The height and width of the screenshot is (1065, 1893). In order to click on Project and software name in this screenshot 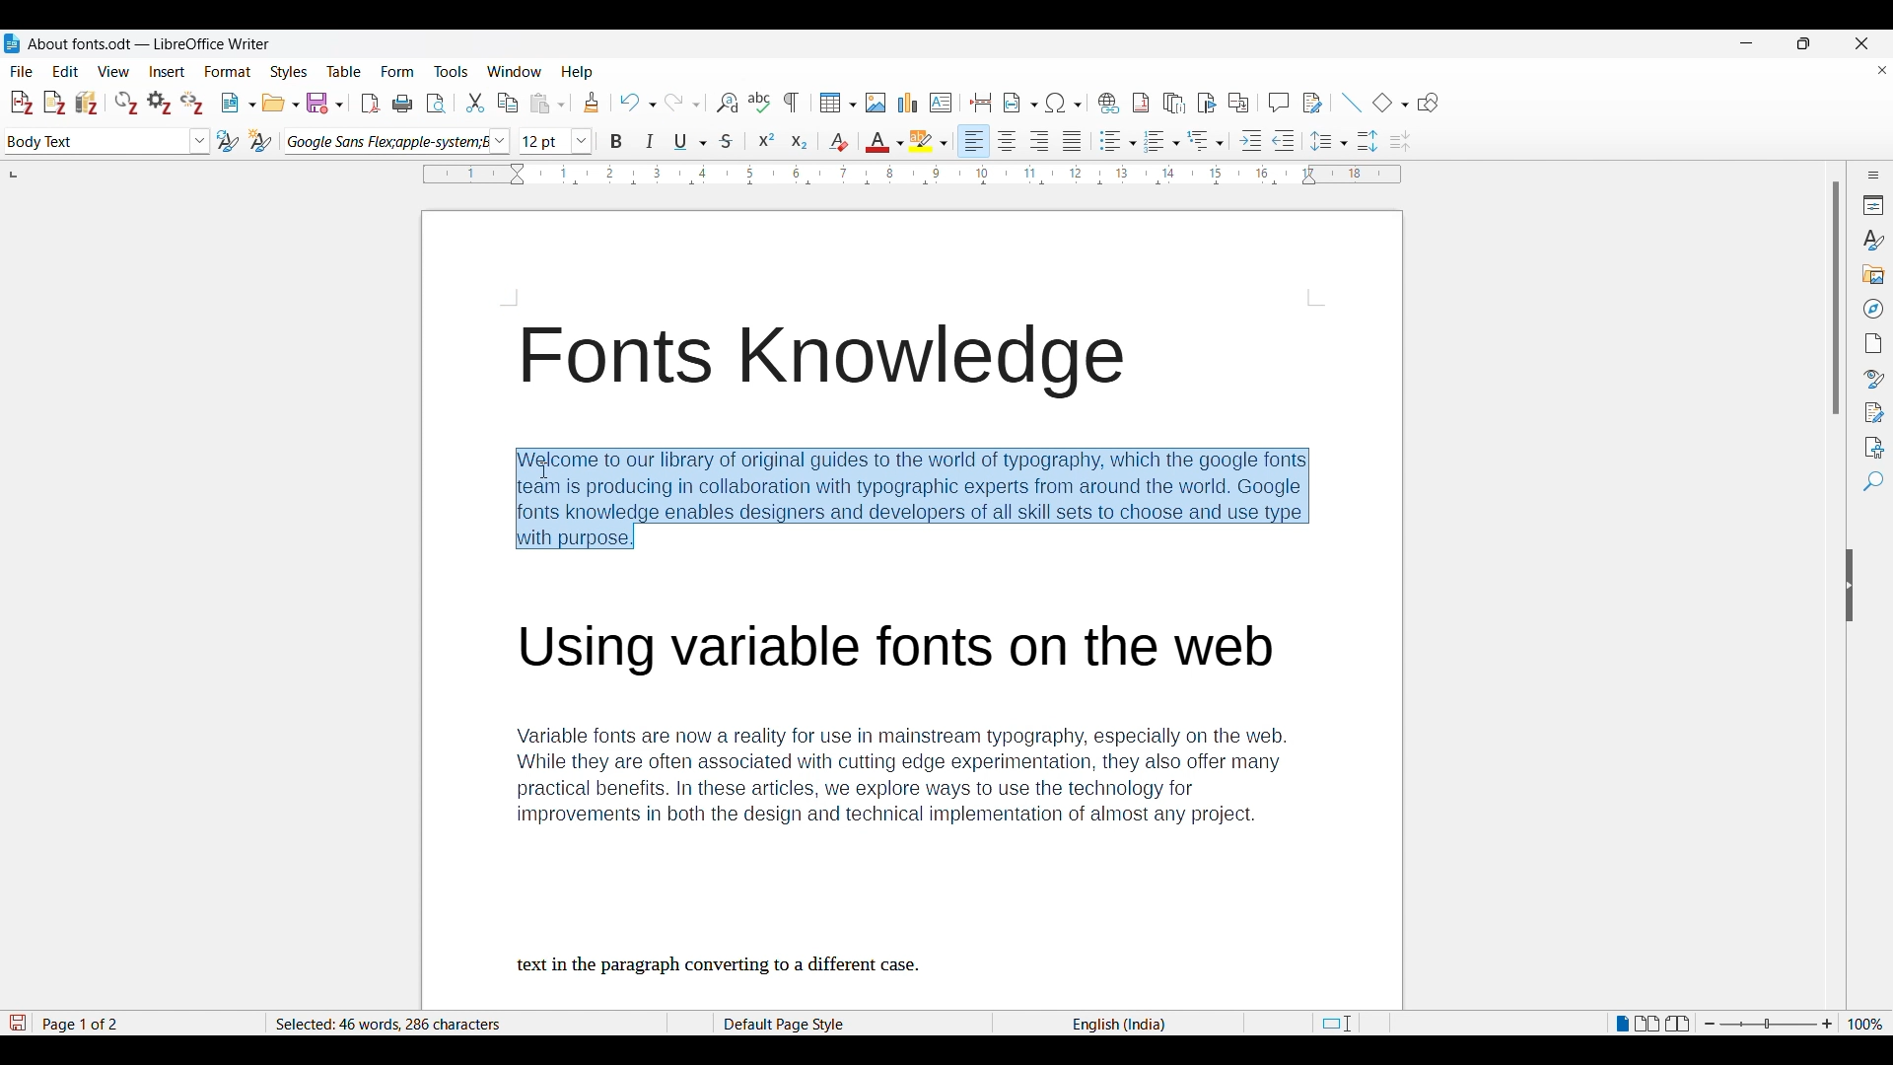, I will do `click(150, 44)`.